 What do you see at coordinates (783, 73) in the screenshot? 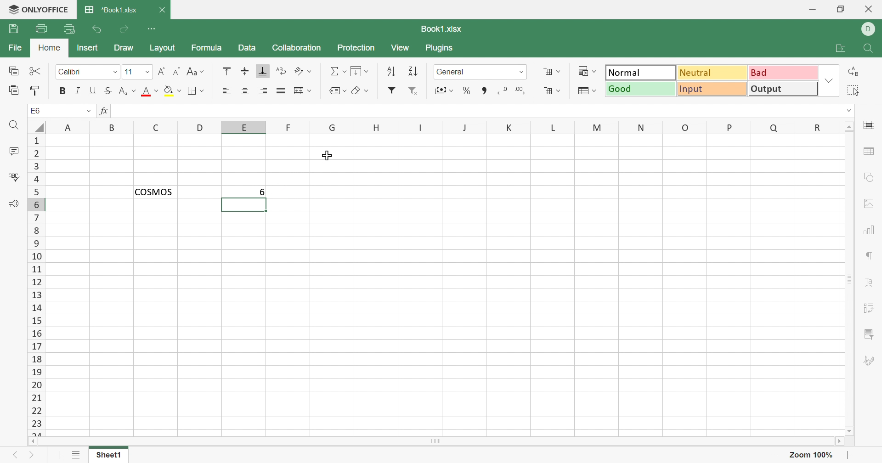
I see `Bad` at bounding box center [783, 73].